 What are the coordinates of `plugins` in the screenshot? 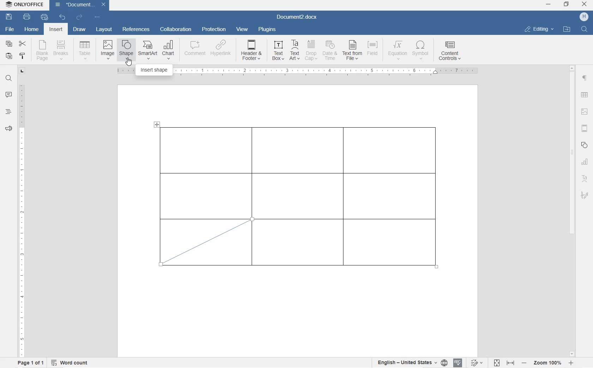 It's located at (268, 30).